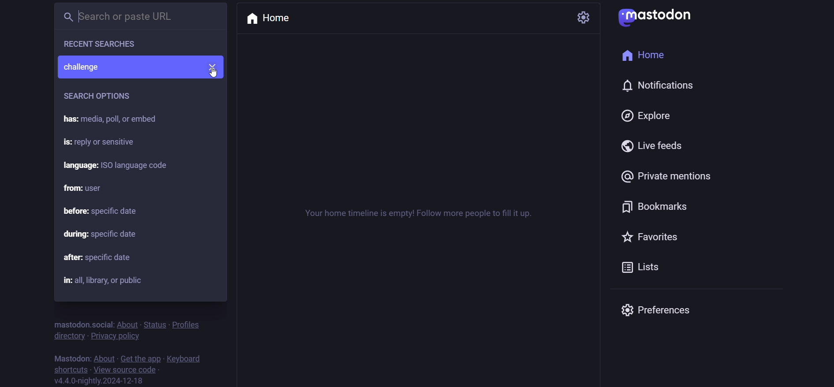 The width and height of the screenshot is (834, 387). Describe the element at coordinates (648, 115) in the screenshot. I see `explore` at that location.